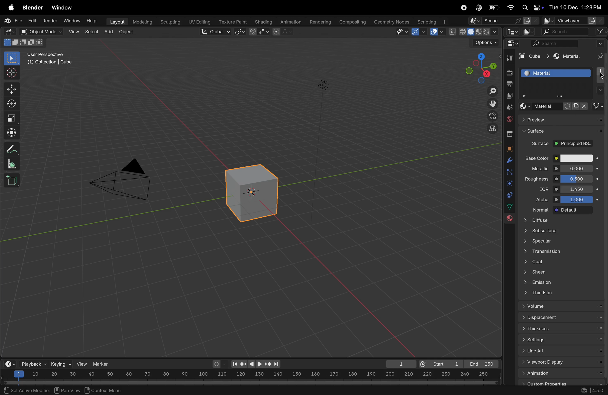 This screenshot has height=395, width=608. What do you see at coordinates (11, 117) in the screenshot?
I see `scale` at bounding box center [11, 117].